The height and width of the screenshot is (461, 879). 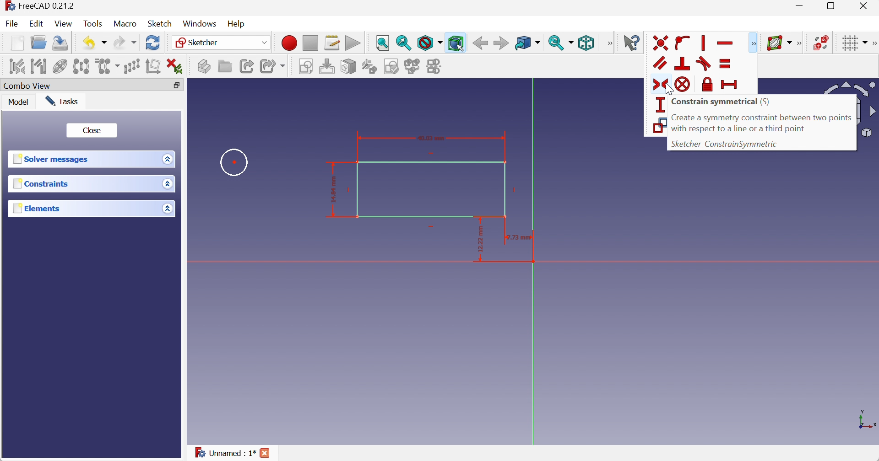 What do you see at coordinates (725, 63) in the screenshot?
I see `Constrain equal` at bounding box center [725, 63].